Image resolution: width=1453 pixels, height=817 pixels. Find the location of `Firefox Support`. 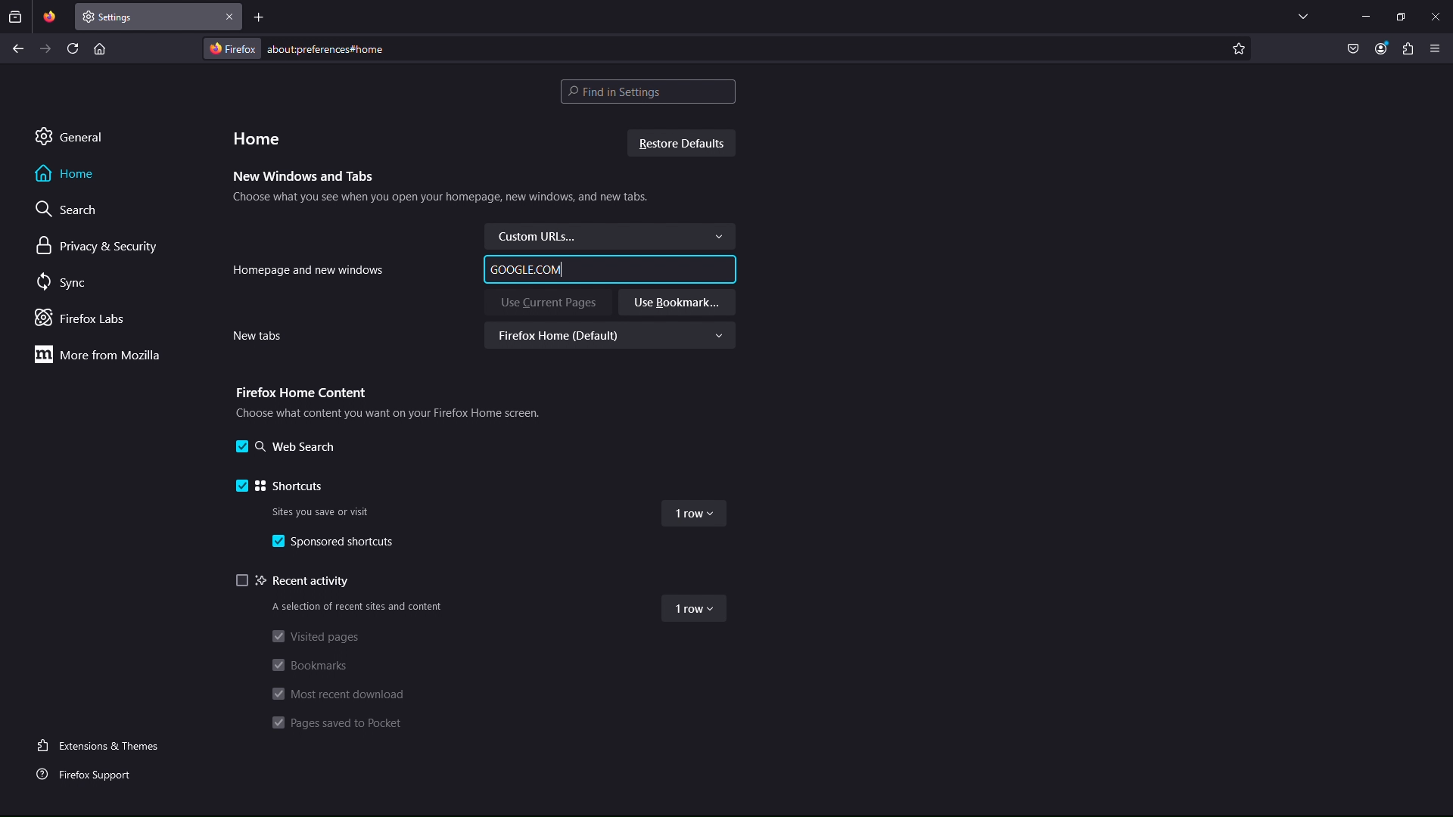

Firefox Support is located at coordinates (89, 772).